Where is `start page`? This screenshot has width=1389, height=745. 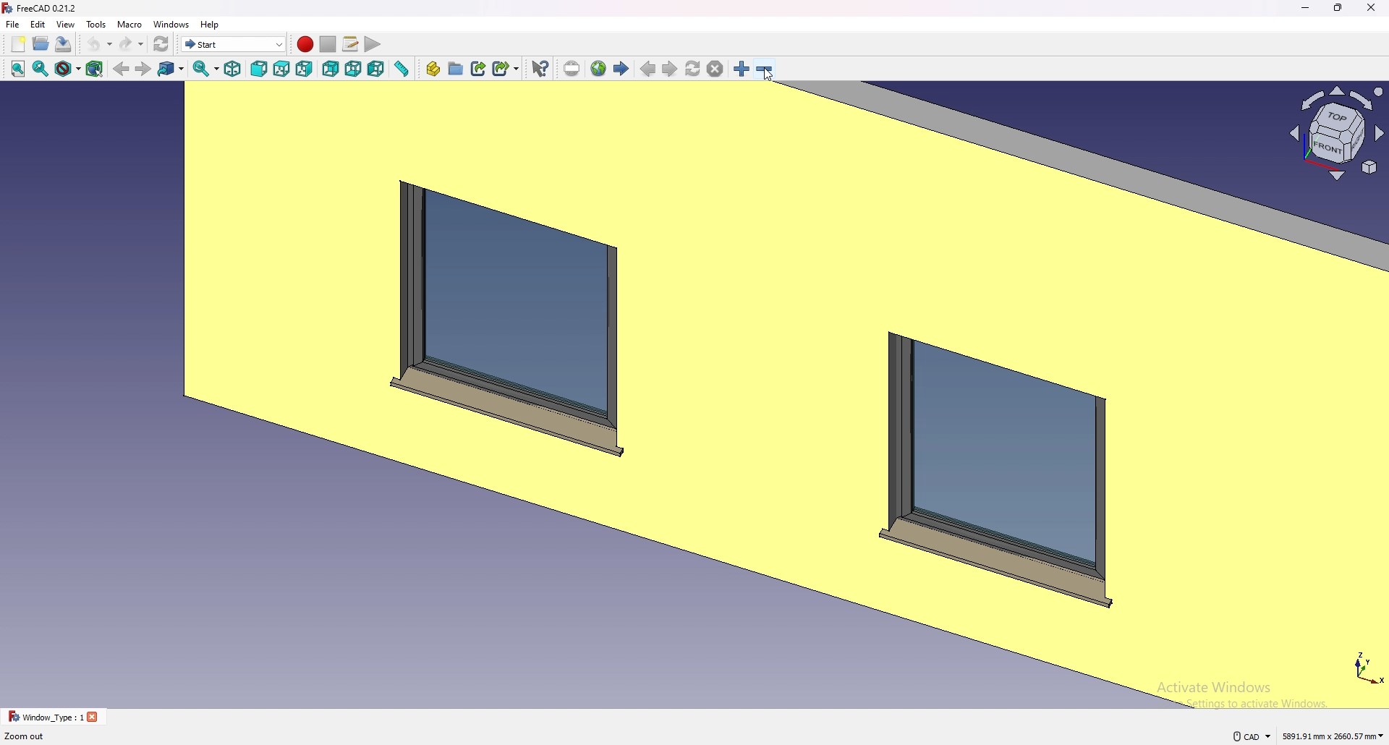 start page is located at coordinates (621, 67).